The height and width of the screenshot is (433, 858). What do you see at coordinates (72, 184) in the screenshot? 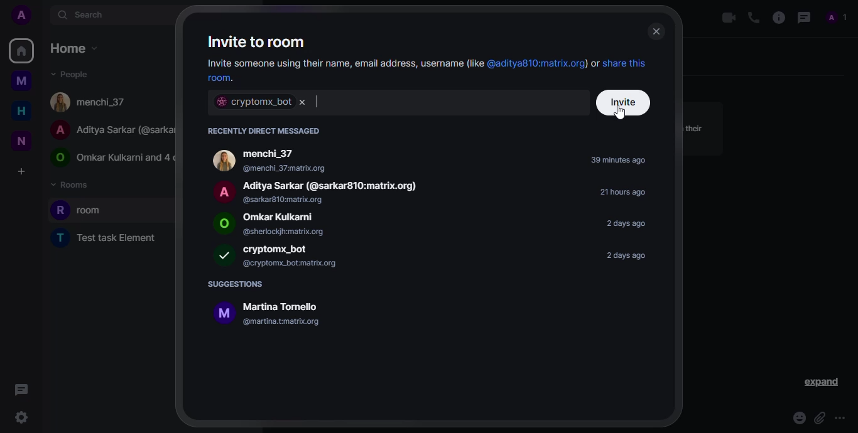
I see `rooms` at bounding box center [72, 184].